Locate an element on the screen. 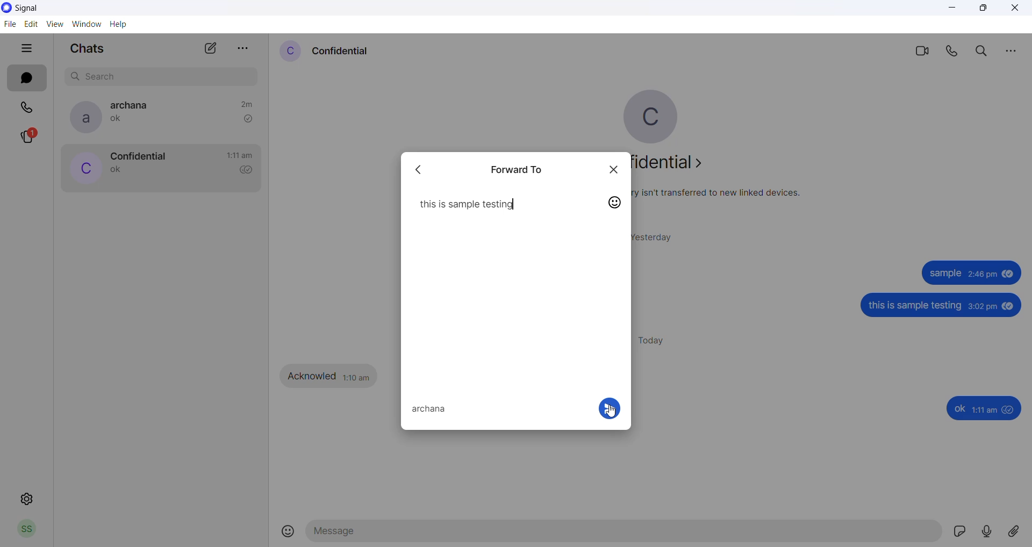 Image resolution: width=1032 pixels, height=547 pixels. cursor is located at coordinates (610, 412).